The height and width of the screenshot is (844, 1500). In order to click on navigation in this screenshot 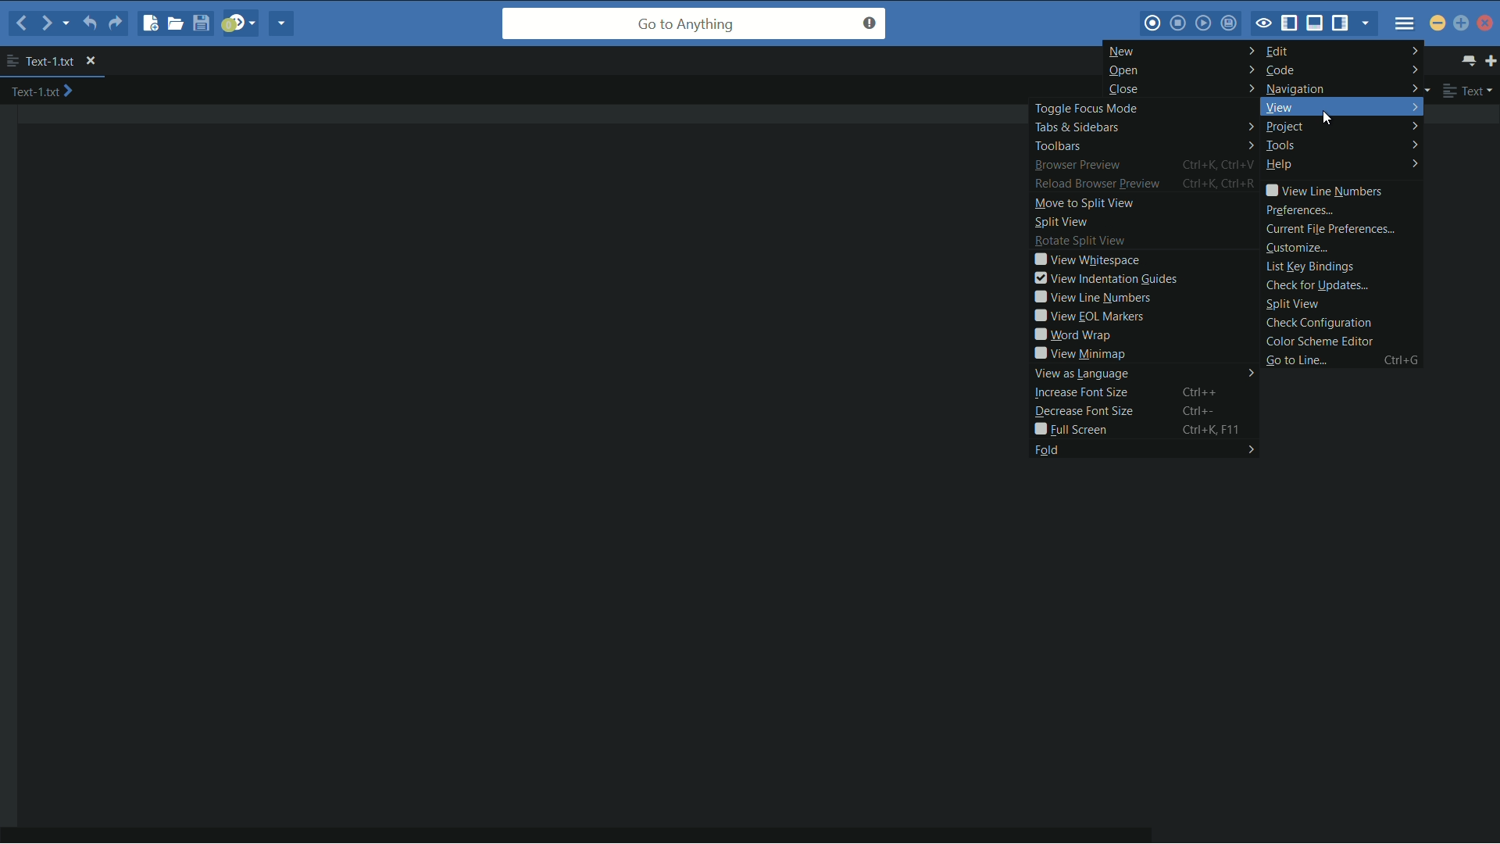, I will do `click(1341, 88)`.